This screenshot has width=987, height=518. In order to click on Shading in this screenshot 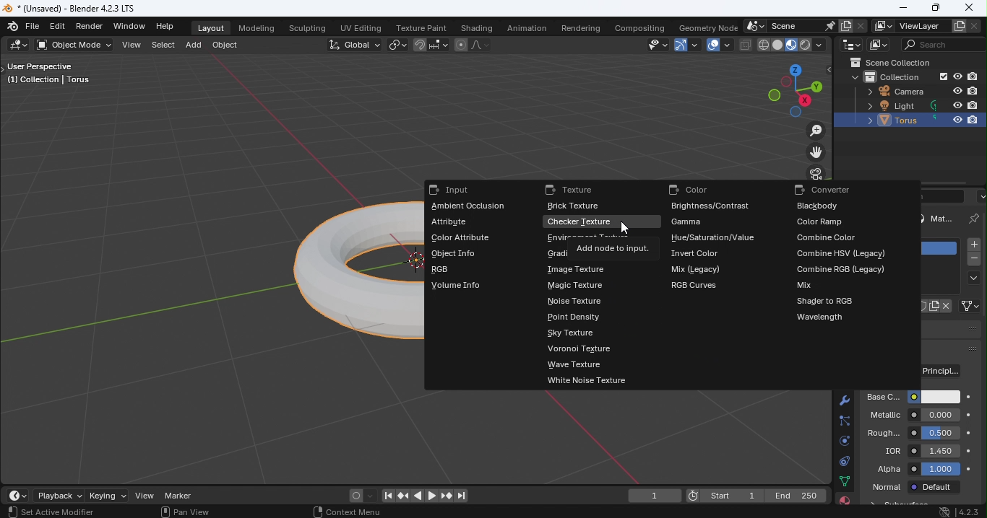, I will do `click(477, 27)`.